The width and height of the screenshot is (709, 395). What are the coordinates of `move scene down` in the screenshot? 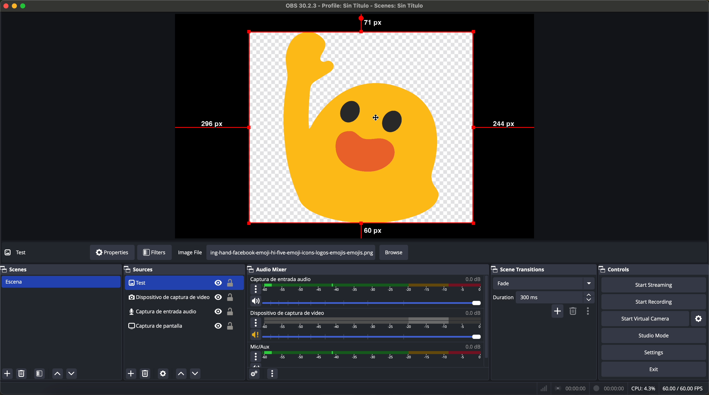 It's located at (72, 374).